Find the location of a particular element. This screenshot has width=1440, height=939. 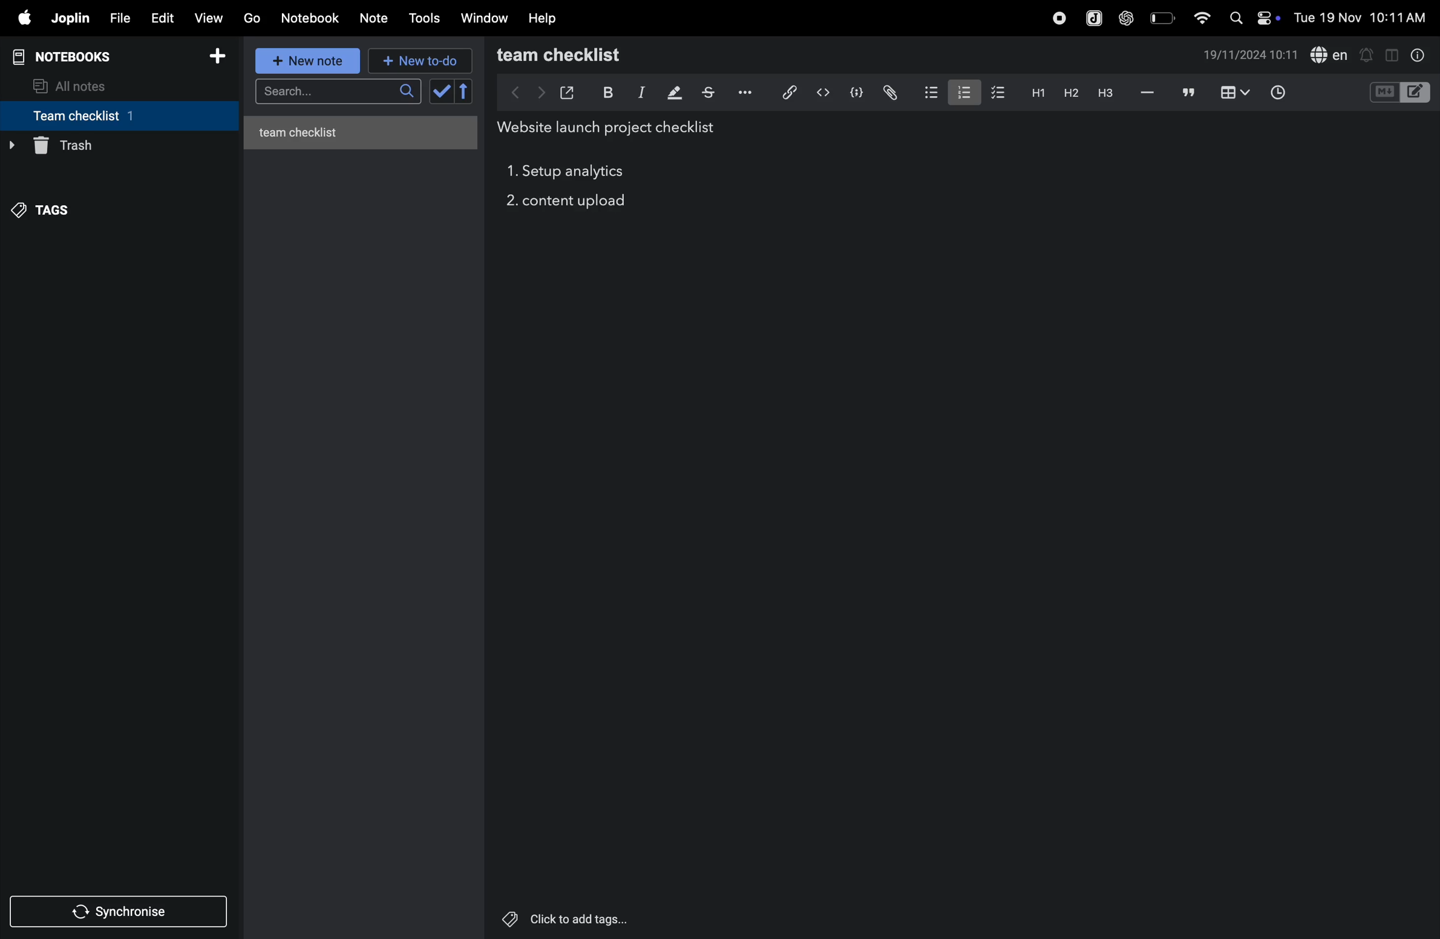

task 1 is located at coordinates (511, 173).